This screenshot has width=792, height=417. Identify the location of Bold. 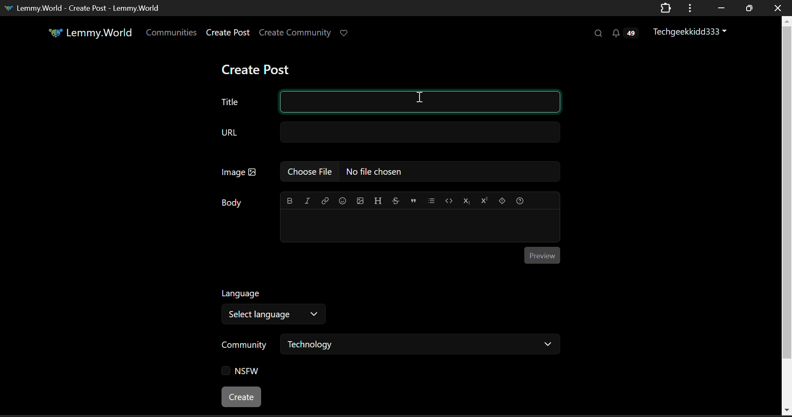
(289, 201).